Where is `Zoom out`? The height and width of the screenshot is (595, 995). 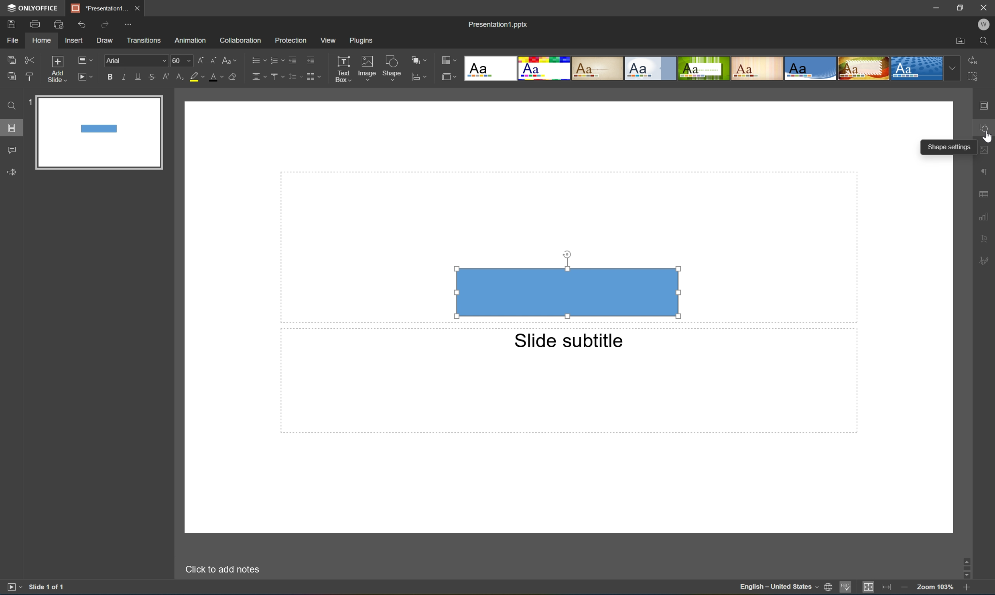 Zoom out is located at coordinates (904, 587).